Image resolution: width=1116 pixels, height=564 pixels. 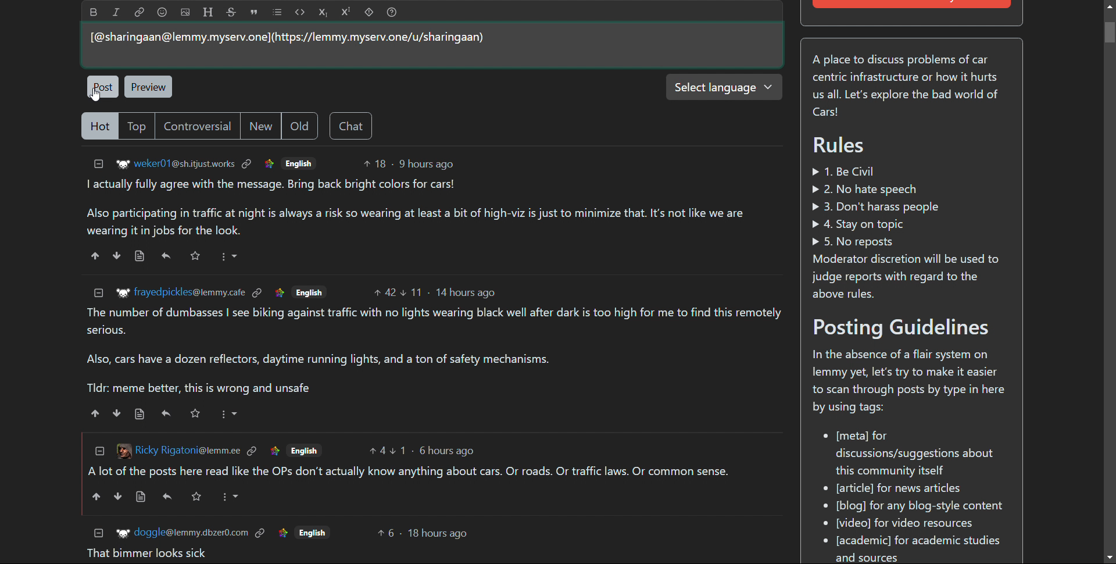 What do you see at coordinates (298, 163) in the screenshot?
I see `English` at bounding box center [298, 163].